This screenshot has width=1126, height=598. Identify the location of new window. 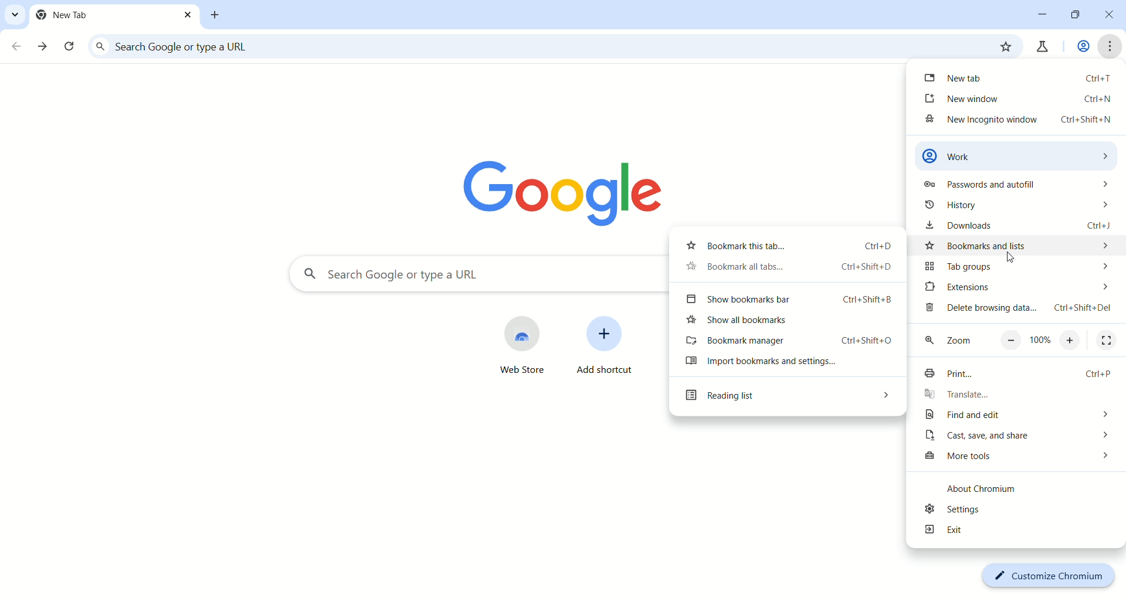
(1019, 98).